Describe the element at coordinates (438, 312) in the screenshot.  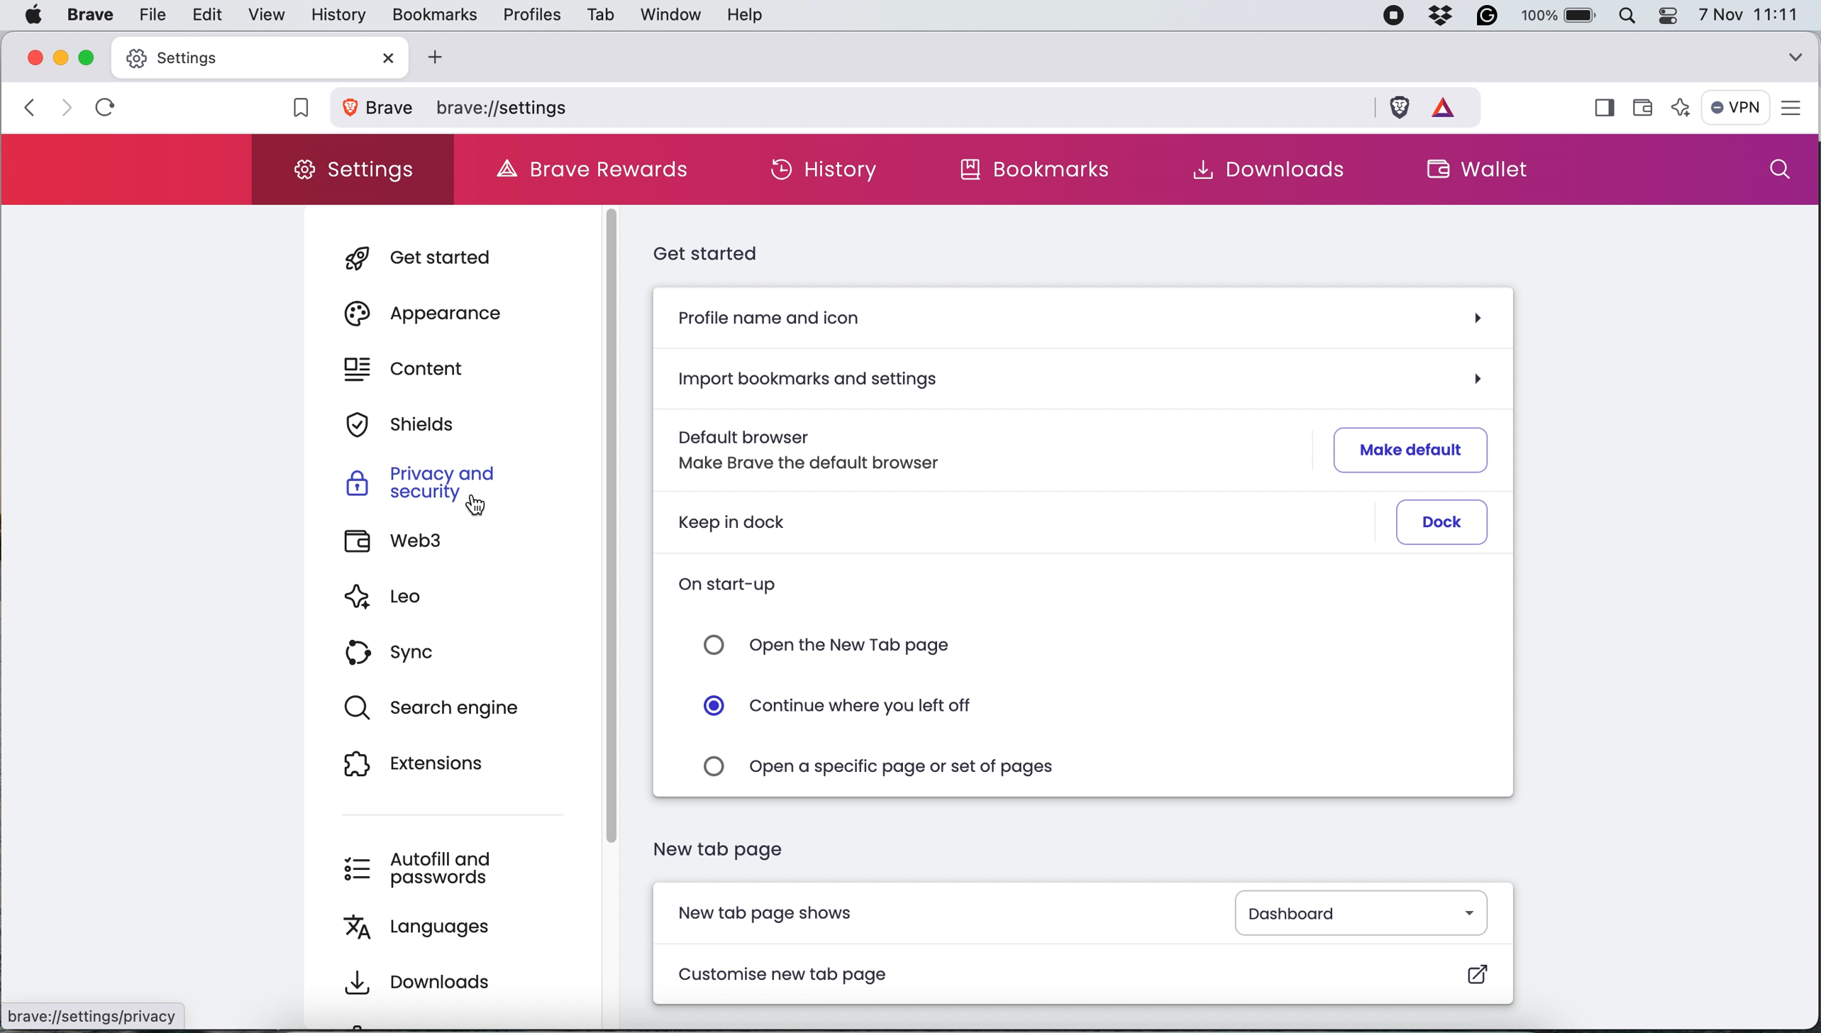
I see `appearance` at that location.